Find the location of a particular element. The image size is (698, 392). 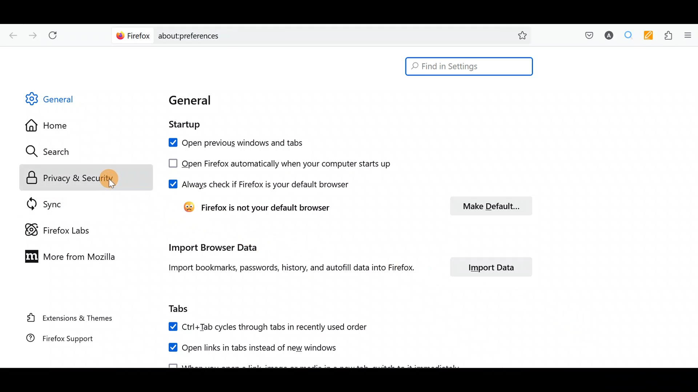

Open links in tabs instead of new windows is located at coordinates (246, 347).